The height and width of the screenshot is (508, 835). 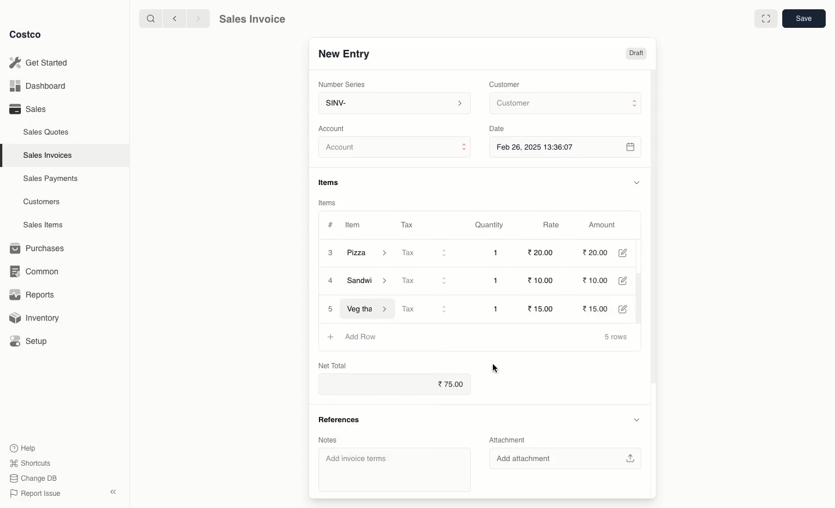 I want to click on ‘Add invoice terms, so click(x=390, y=469).